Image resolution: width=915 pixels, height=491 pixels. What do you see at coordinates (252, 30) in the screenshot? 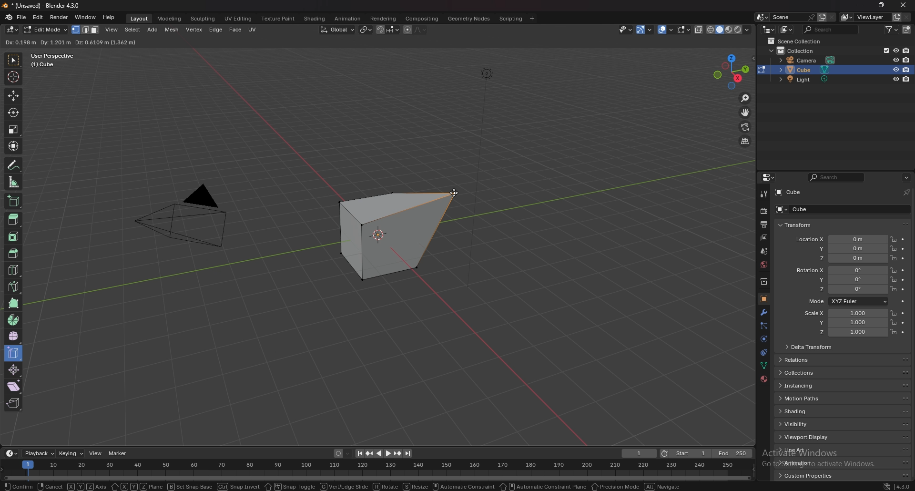
I see `uv` at bounding box center [252, 30].